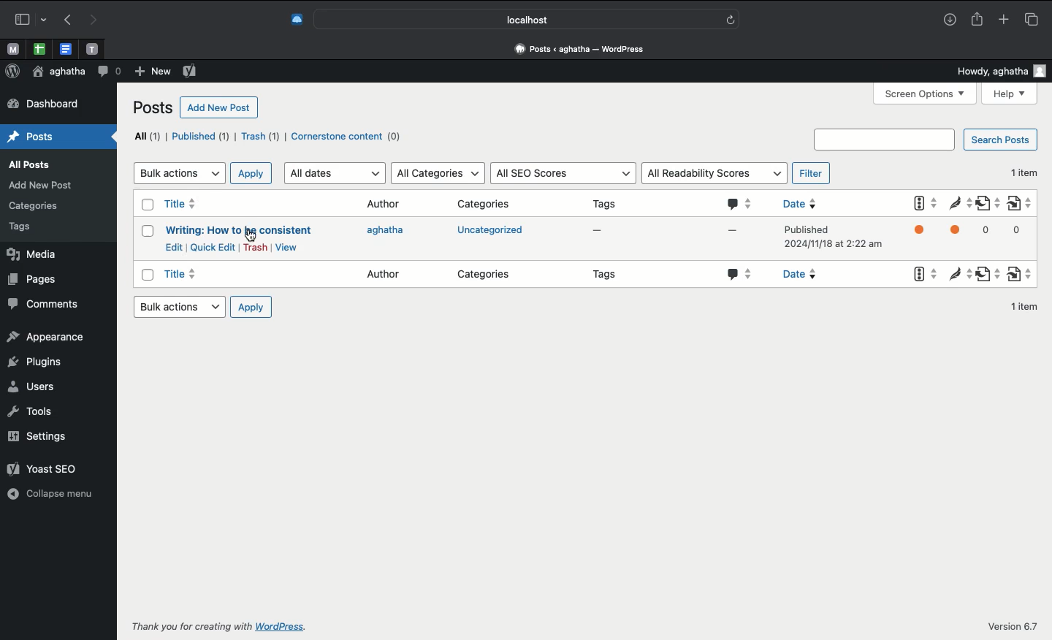 This screenshot has width=1052, height=640. What do you see at coordinates (1002, 140) in the screenshot?
I see `Search posts` at bounding box center [1002, 140].